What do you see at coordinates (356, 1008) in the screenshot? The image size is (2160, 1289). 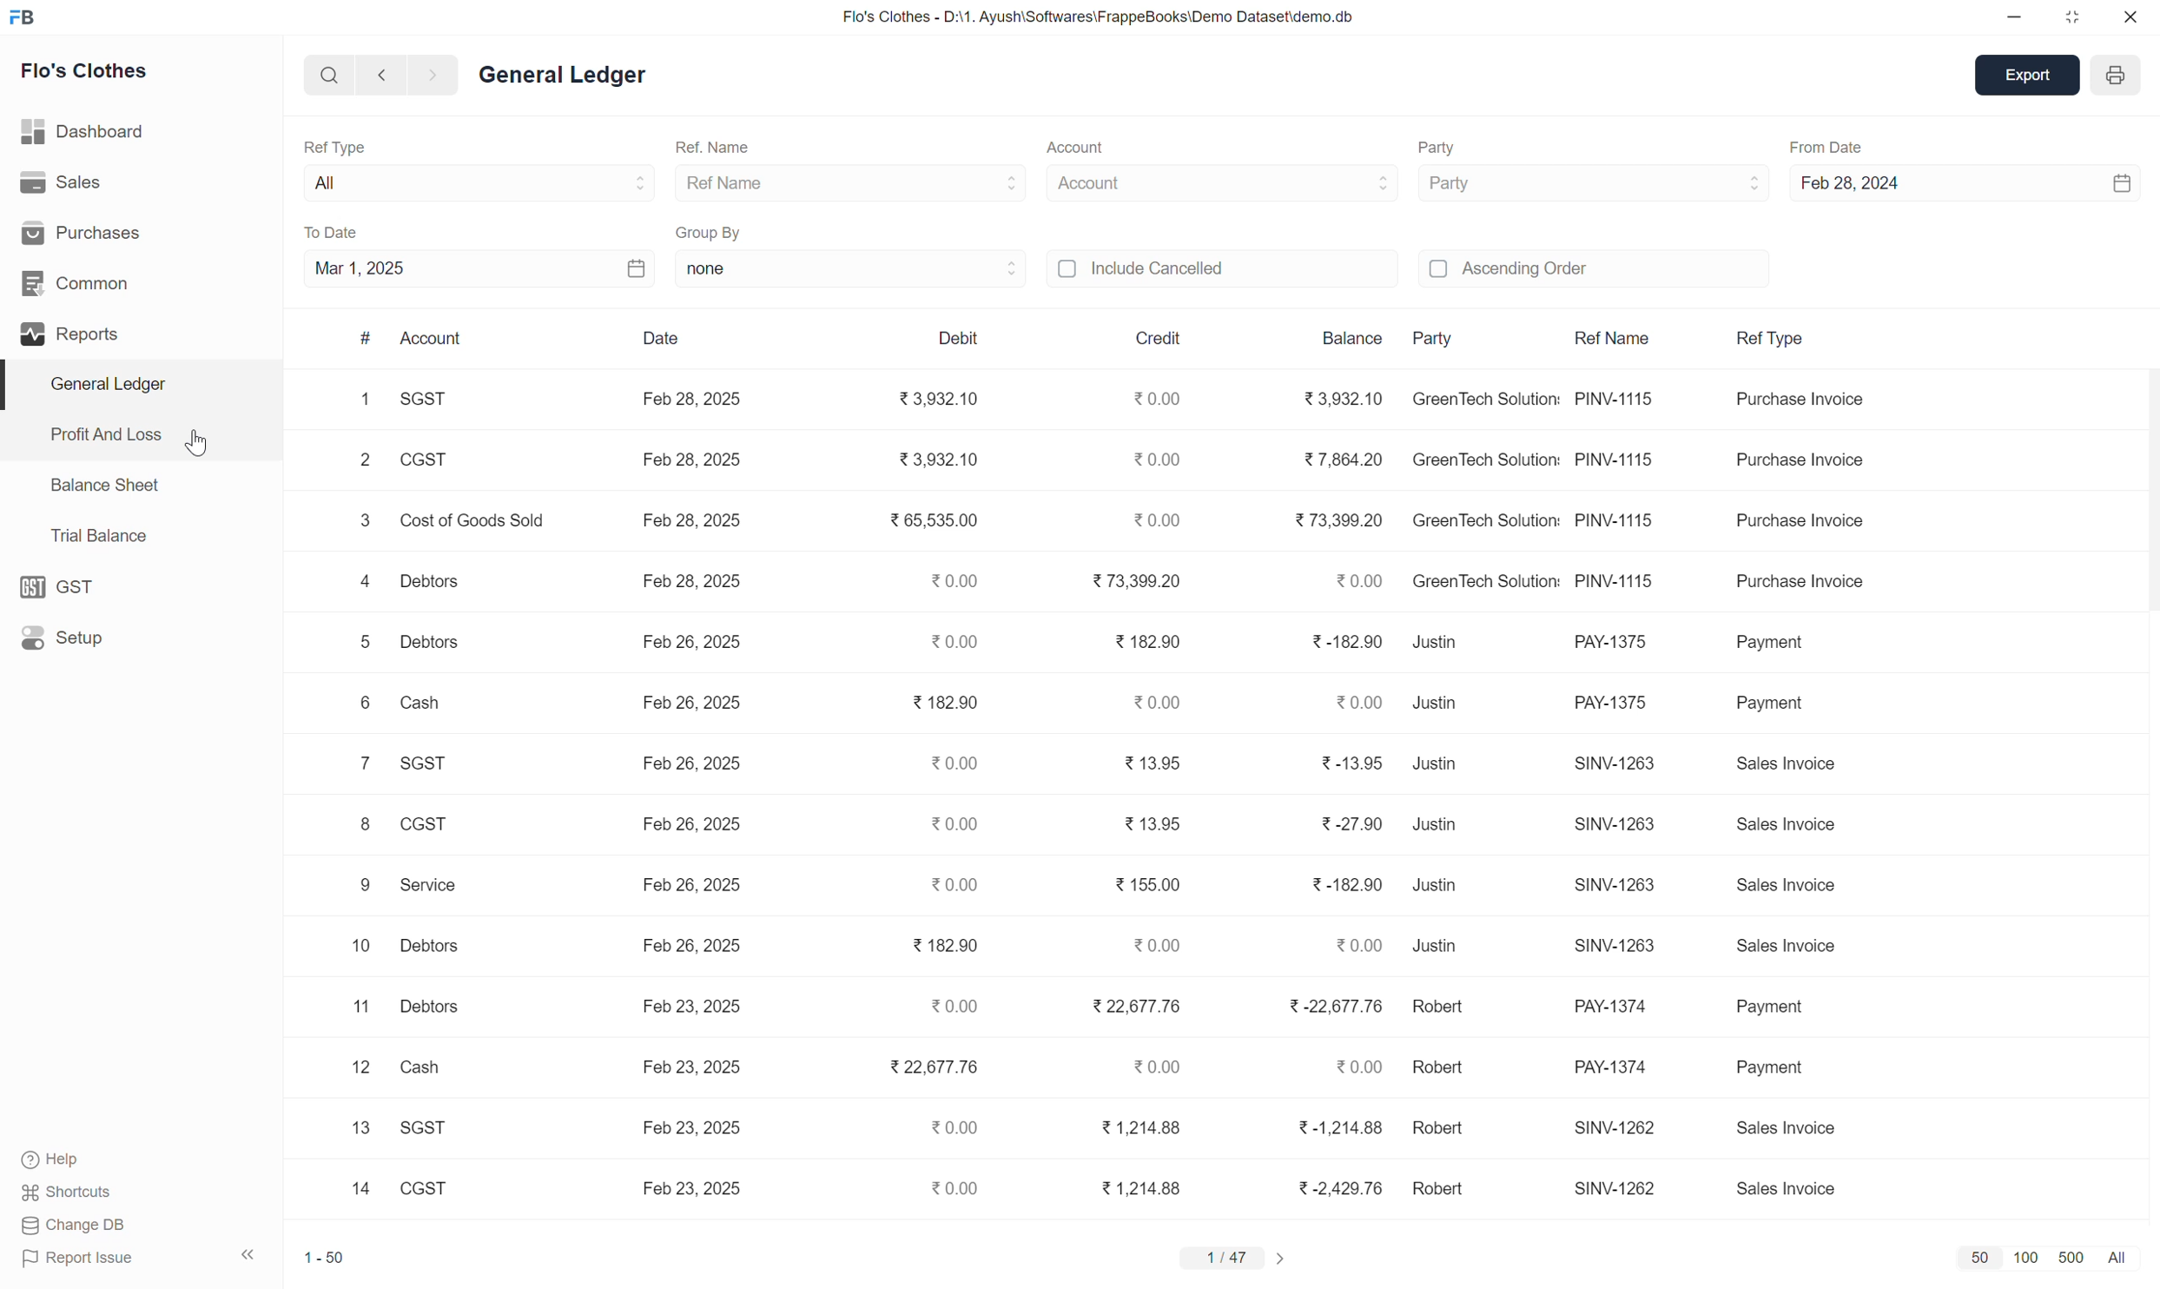 I see `11` at bounding box center [356, 1008].